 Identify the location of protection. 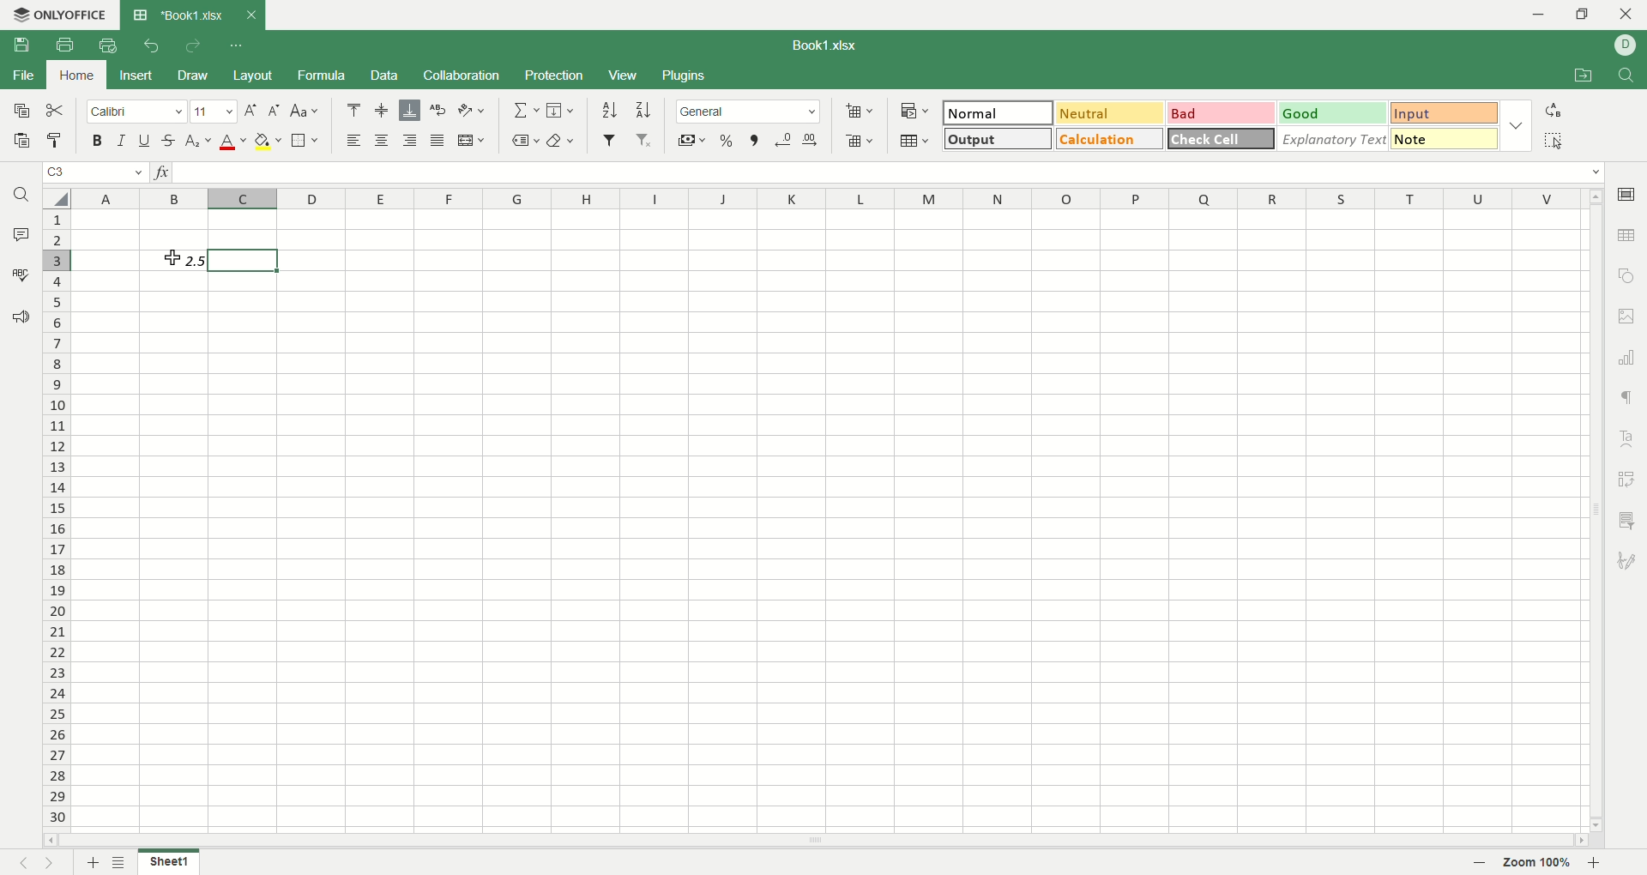
(558, 75).